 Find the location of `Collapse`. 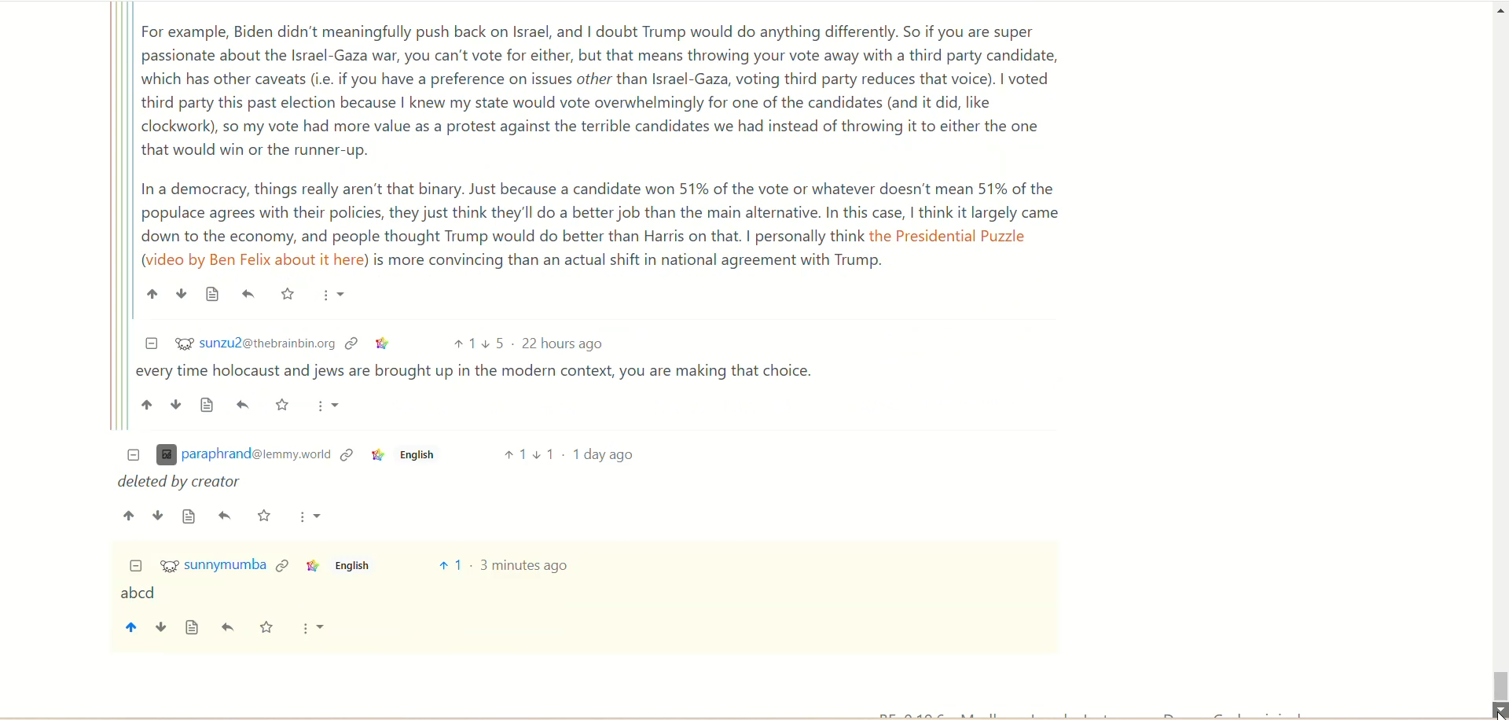

Collapse is located at coordinates (150, 343).